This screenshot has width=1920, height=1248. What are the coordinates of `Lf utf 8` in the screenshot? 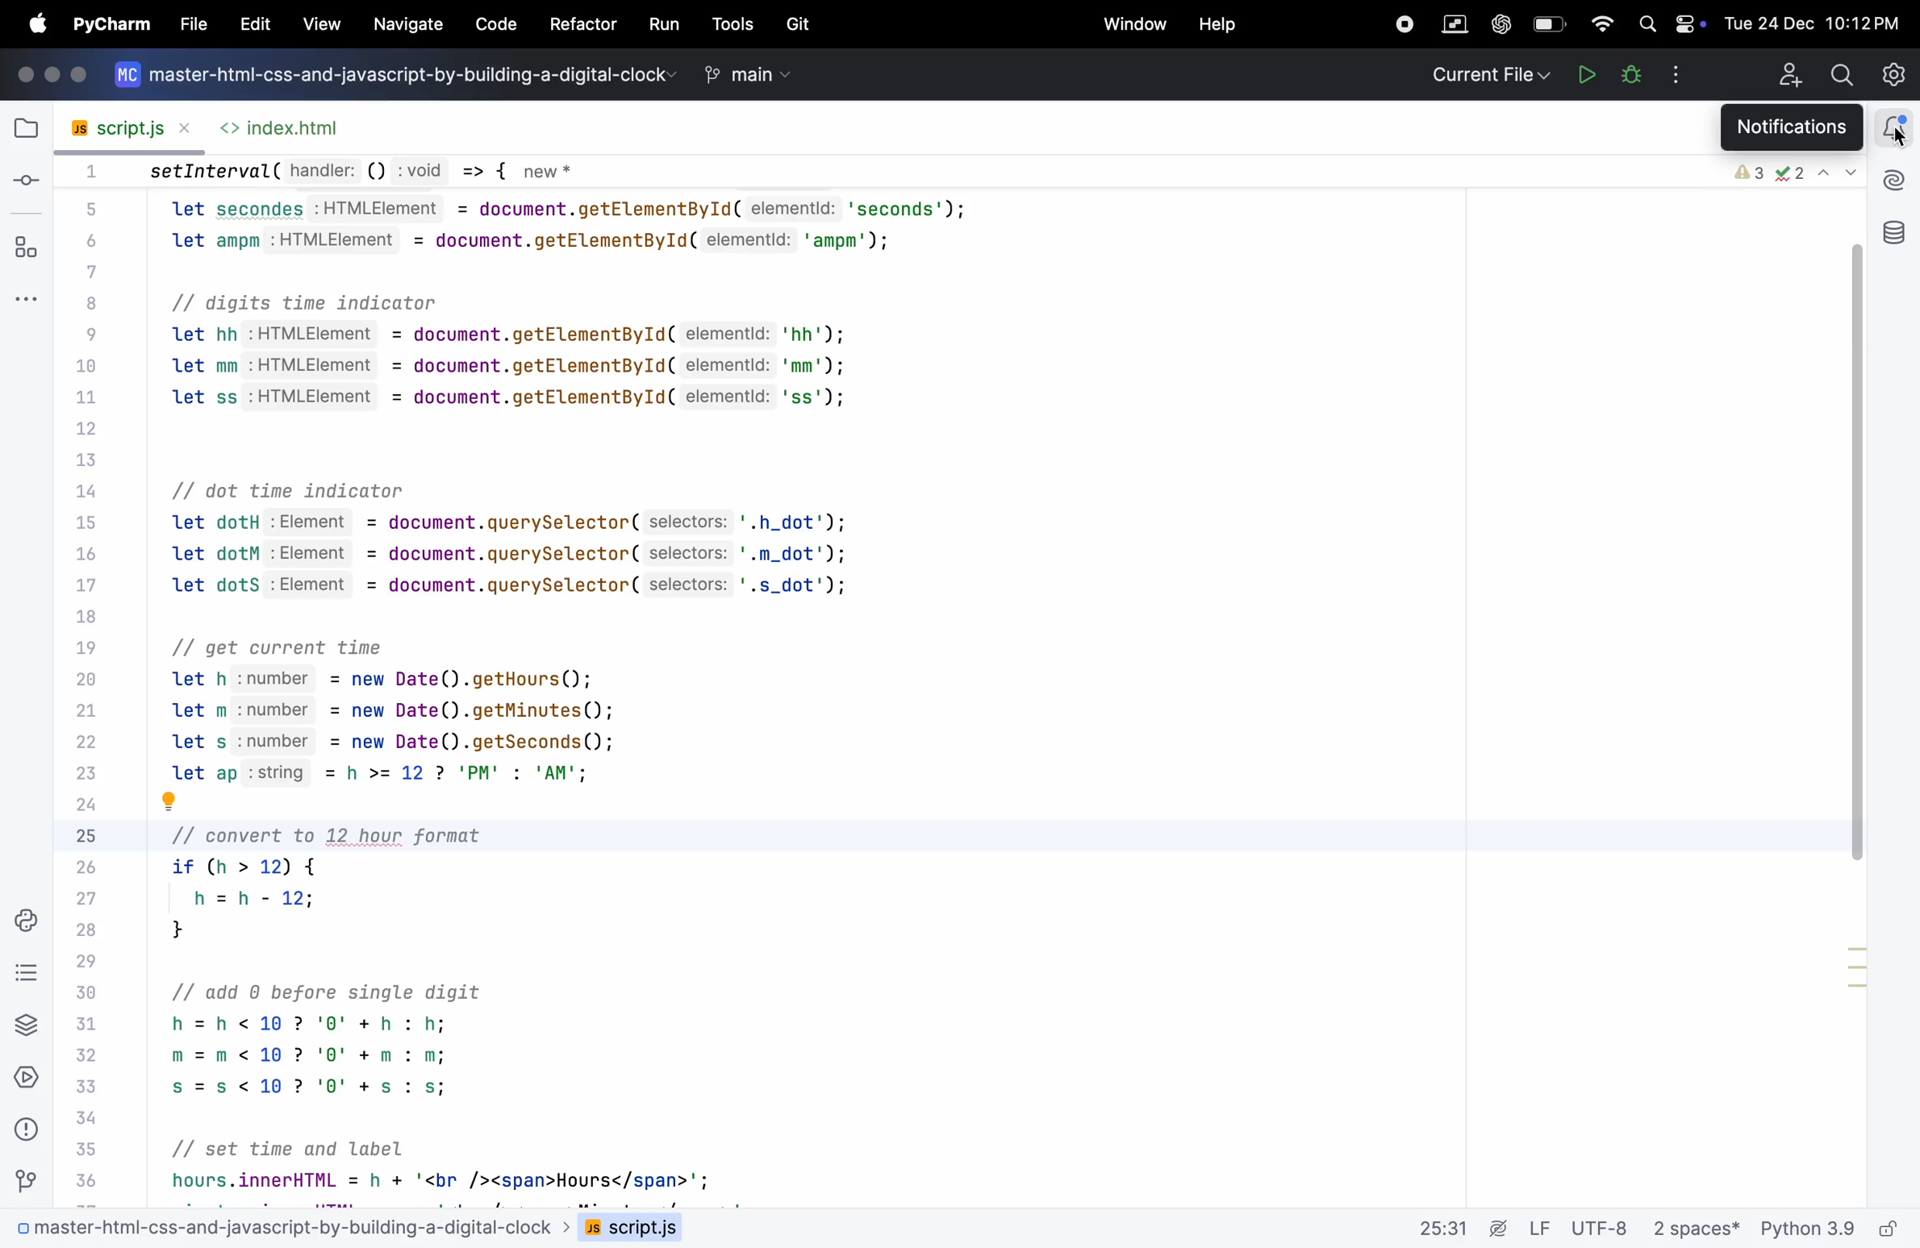 It's located at (1580, 1226).